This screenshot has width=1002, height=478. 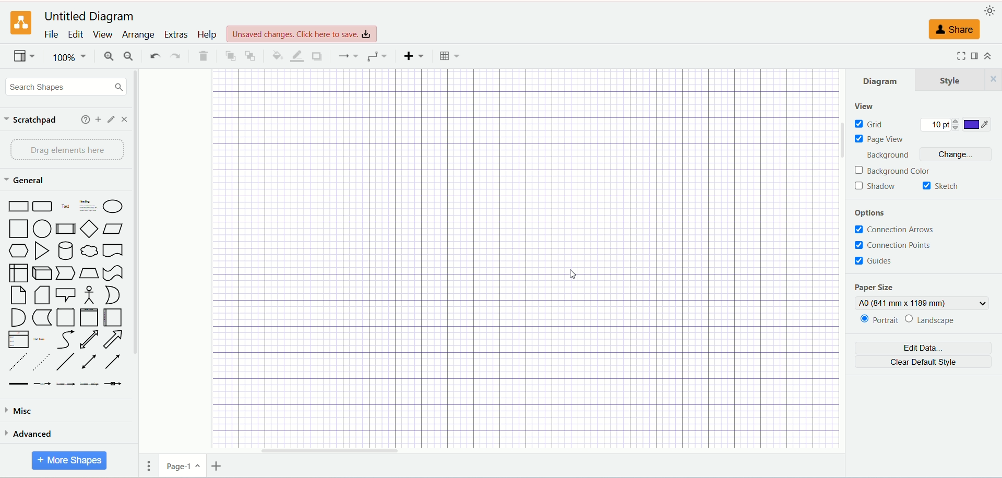 What do you see at coordinates (898, 230) in the screenshot?
I see `connection arrows` at bounding box center [898, 230].